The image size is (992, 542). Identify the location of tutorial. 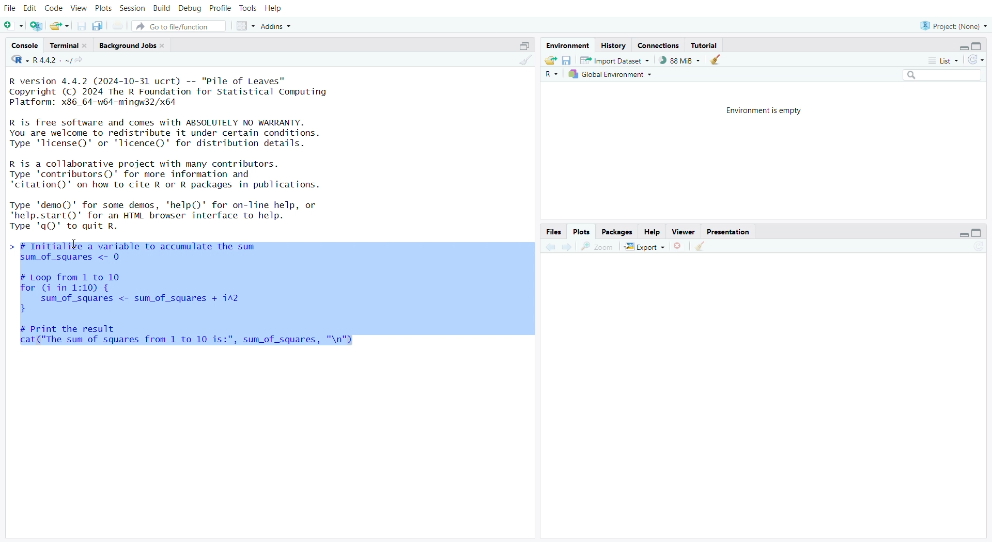
(705, 46).